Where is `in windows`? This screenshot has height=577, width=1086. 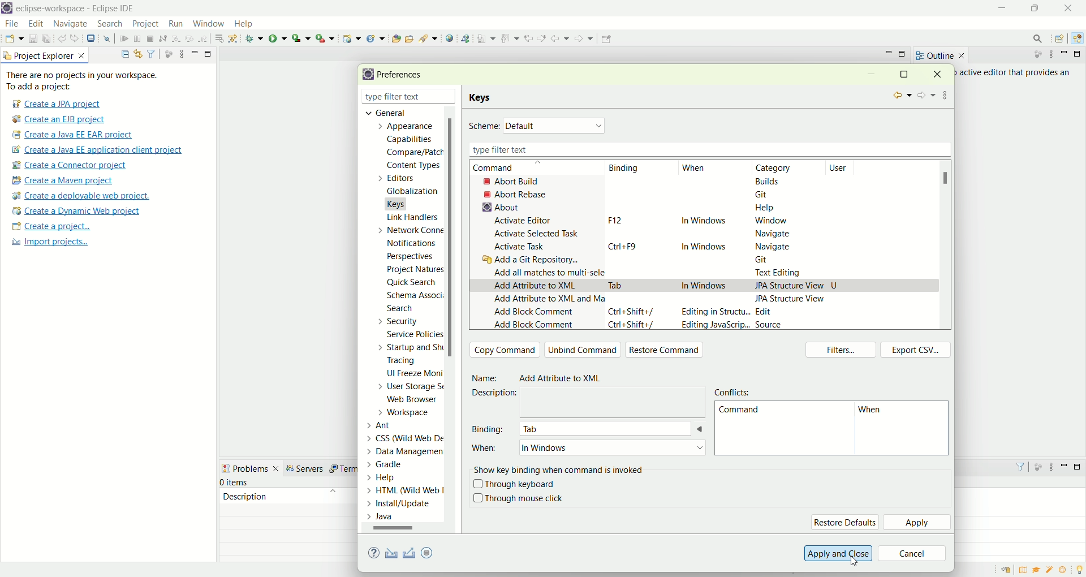
in windows is located at coordinates (704, 222).